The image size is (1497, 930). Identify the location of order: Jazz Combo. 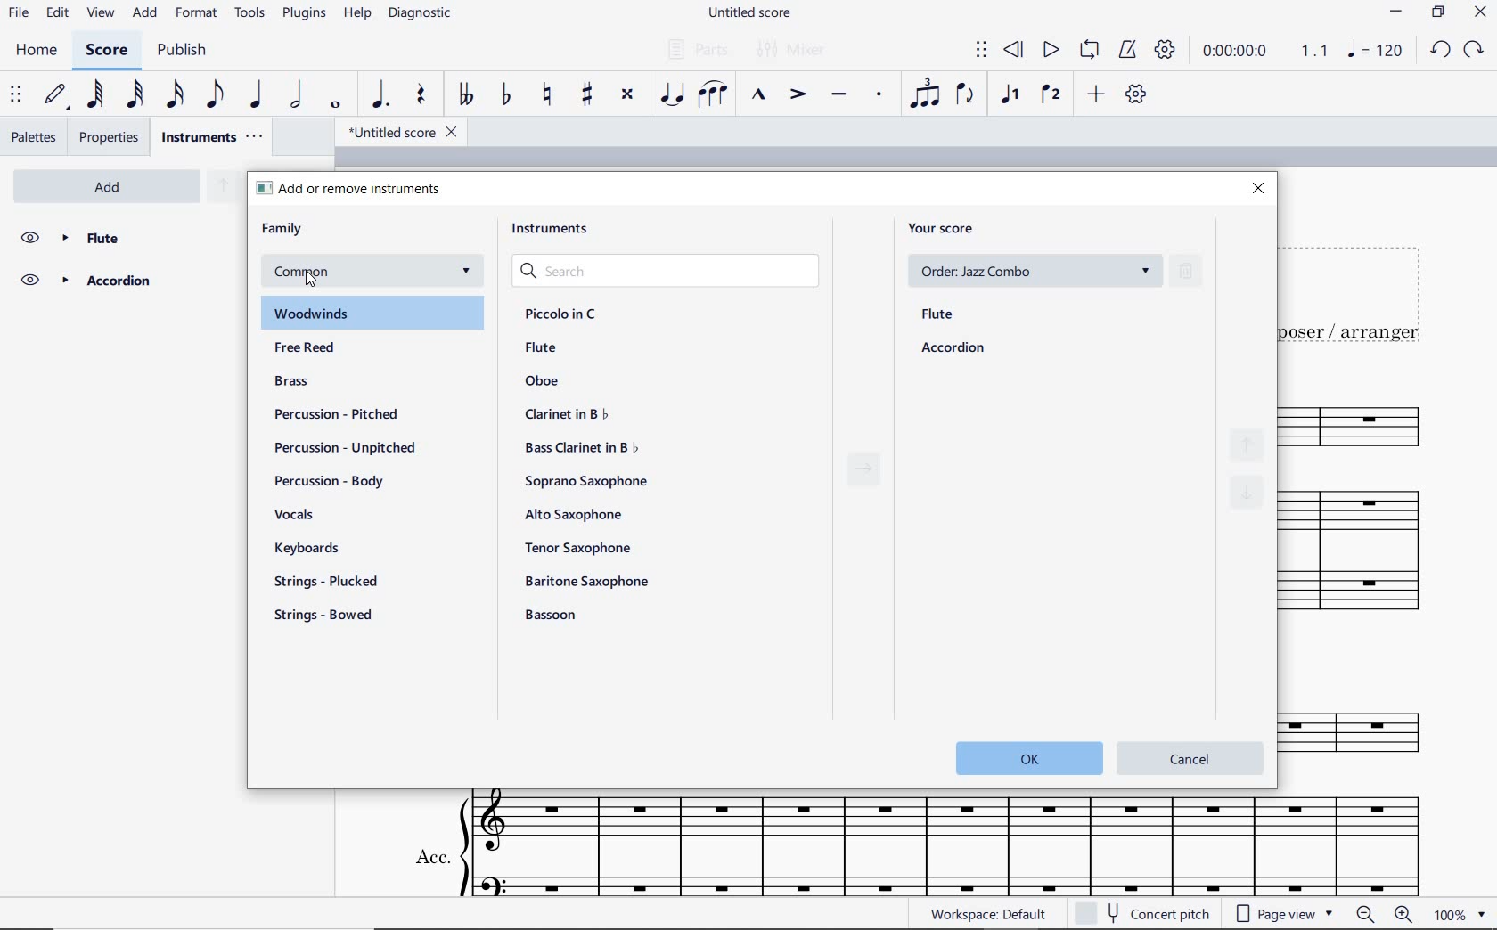
(1033, 270).